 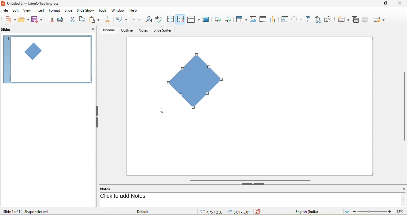 I want to click on close, so click(x=399, y=4).